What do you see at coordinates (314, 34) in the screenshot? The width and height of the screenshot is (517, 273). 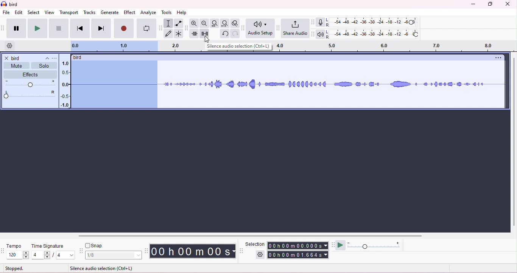 I see `playback meter tool bar` at bounding box center [314, 34].